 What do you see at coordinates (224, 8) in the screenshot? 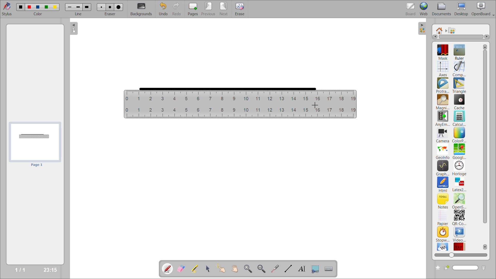
I see `next` at bounding box center [224, 8].